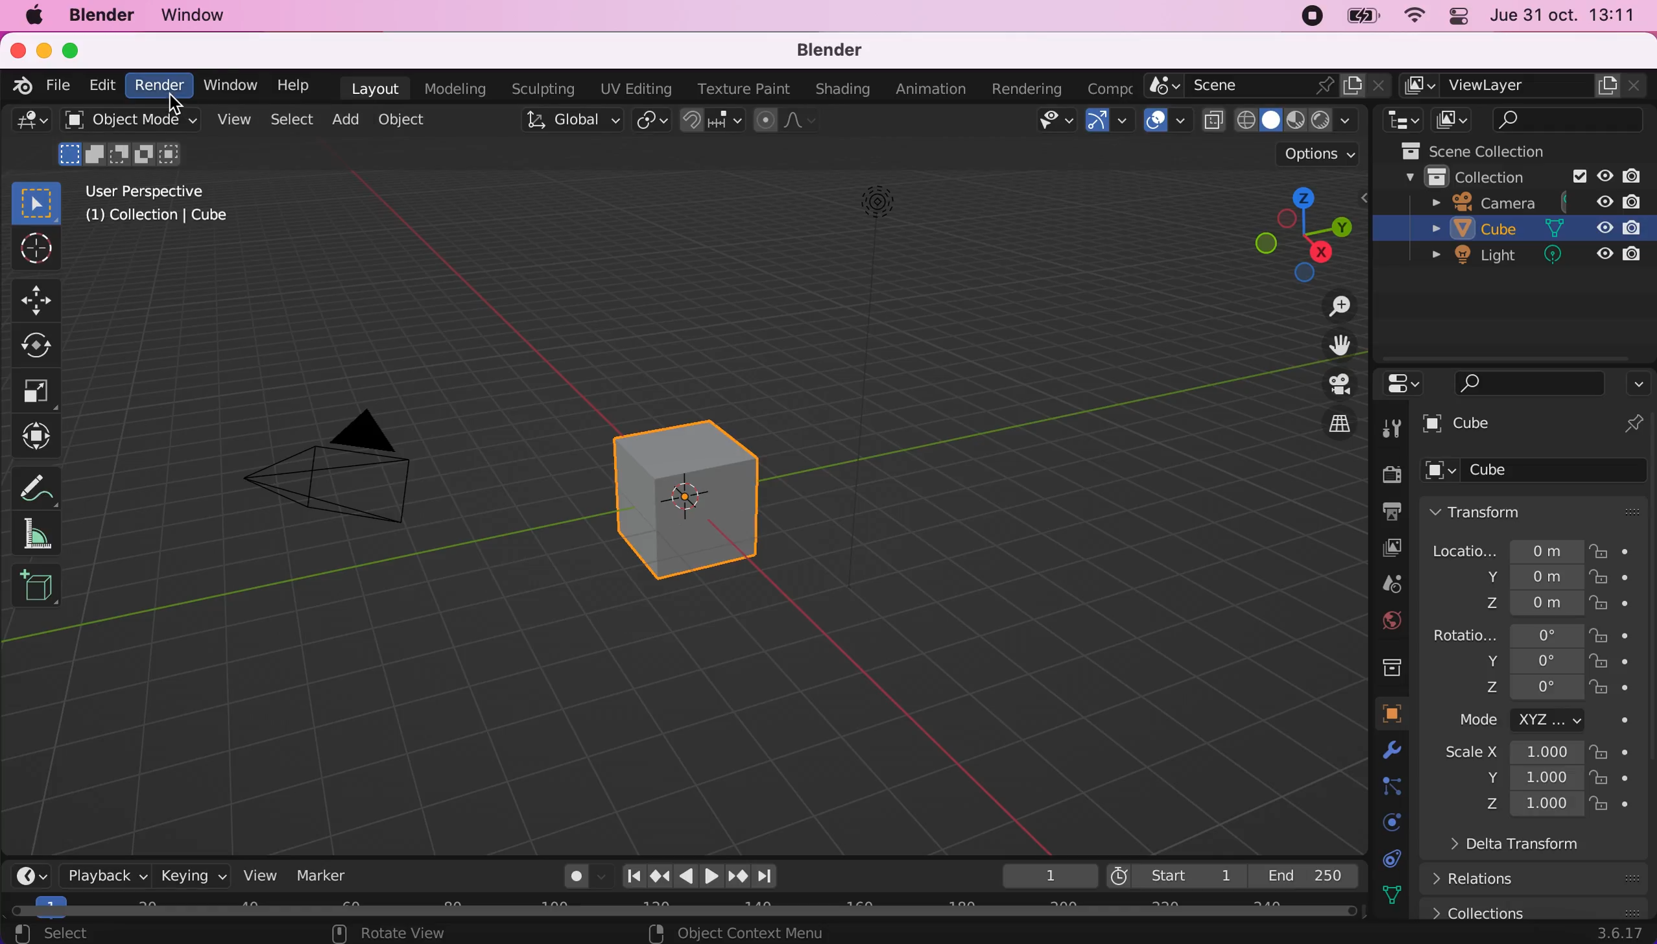  I want to click on select box, so click(37, 202).